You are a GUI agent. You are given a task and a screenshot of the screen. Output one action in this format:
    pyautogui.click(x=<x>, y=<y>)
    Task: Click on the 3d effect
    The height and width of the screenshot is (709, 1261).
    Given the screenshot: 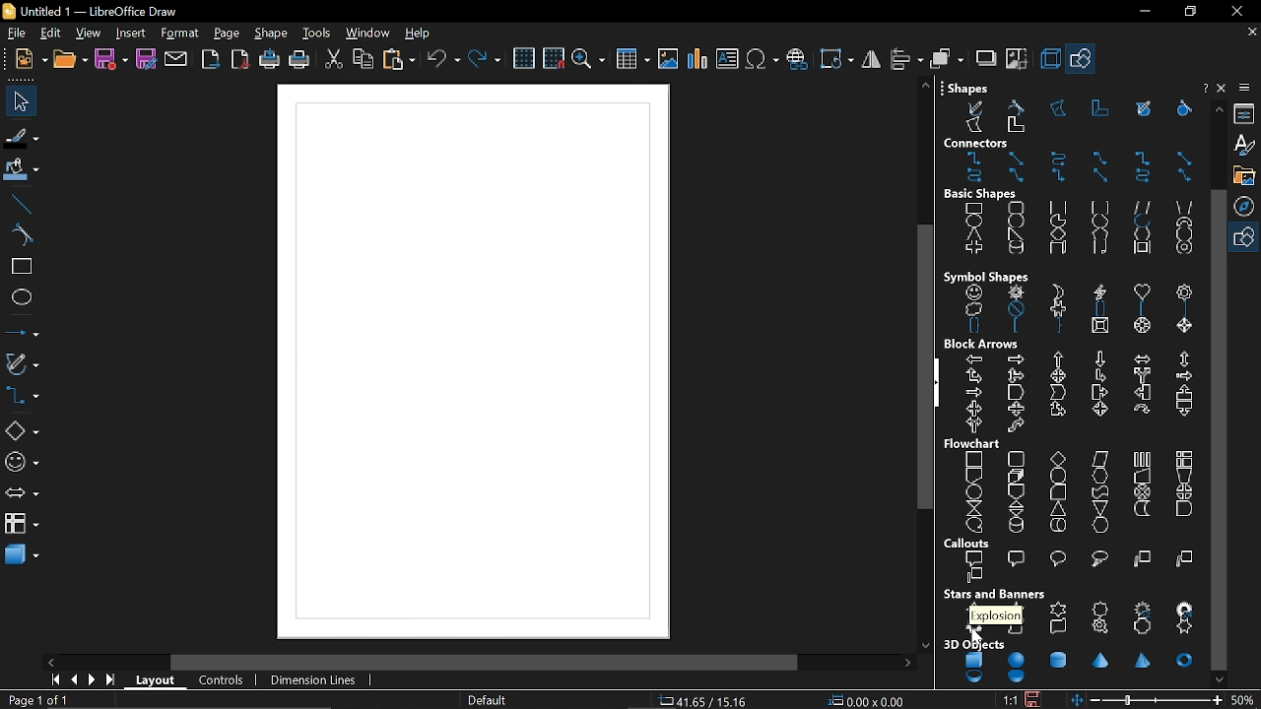 What is the action you would take?
    pyautogui.click(x=1049, y=59)
    